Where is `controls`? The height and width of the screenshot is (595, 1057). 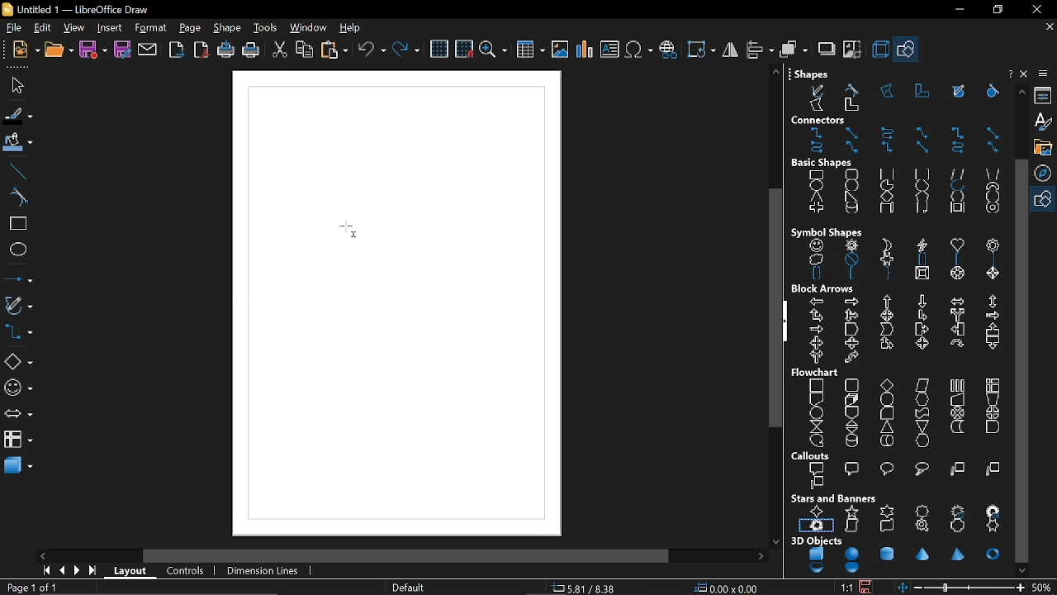
controls is located at coordinates (189, 571).